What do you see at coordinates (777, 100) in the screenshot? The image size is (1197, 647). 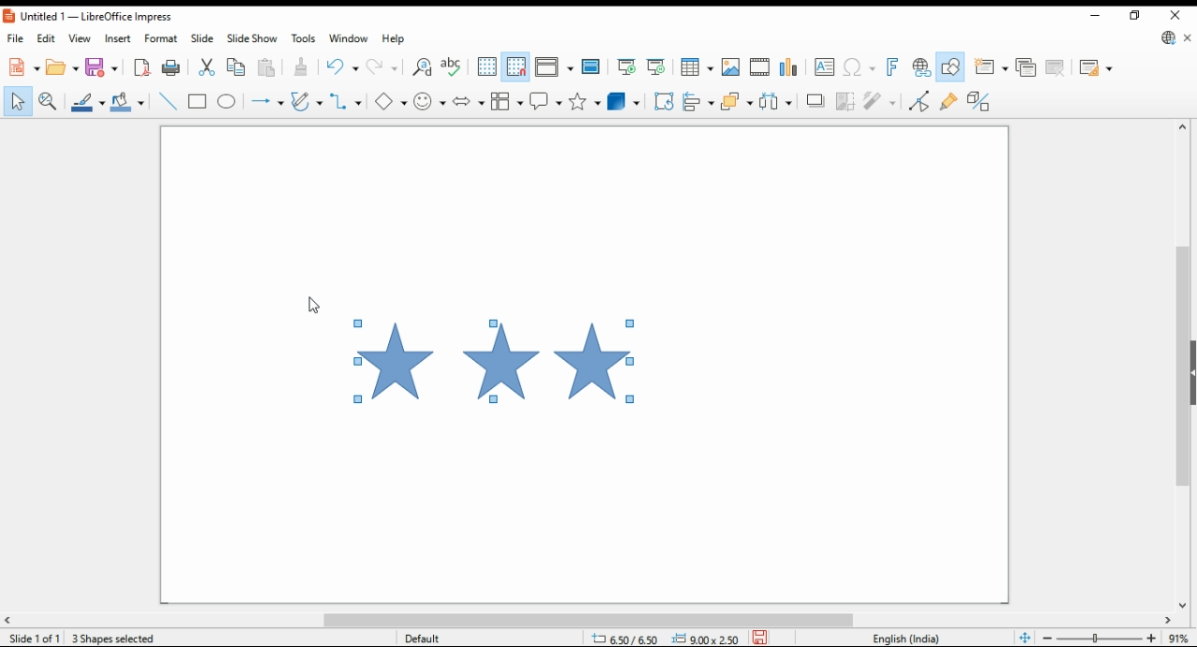 I see `select at least three objects to distribute` at bounding box center [777, 100].